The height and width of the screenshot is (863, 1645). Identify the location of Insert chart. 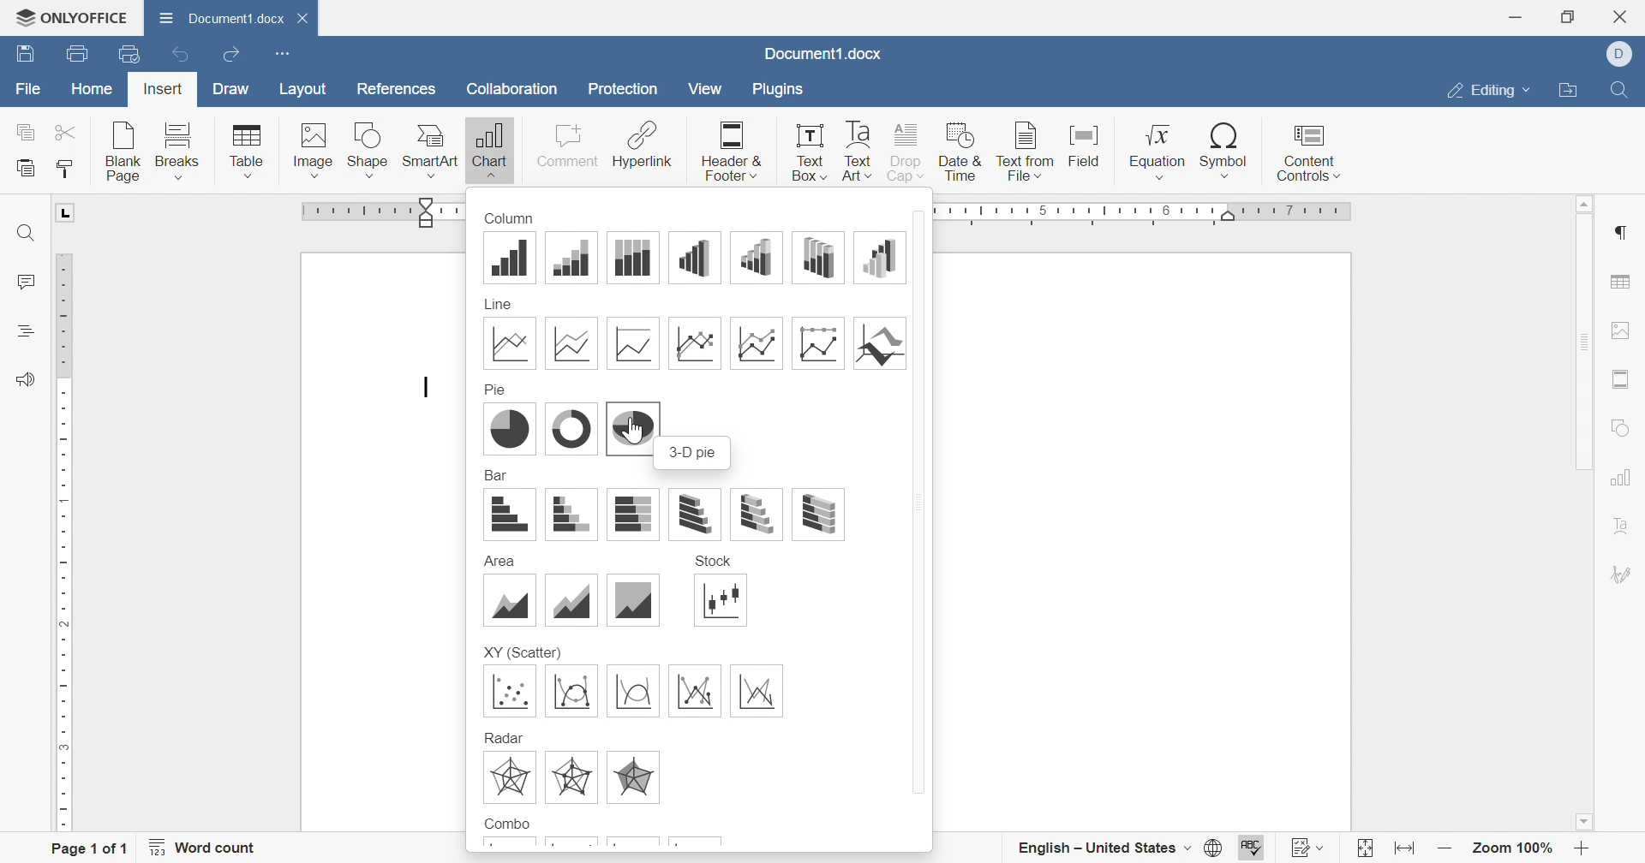
(488, 151).